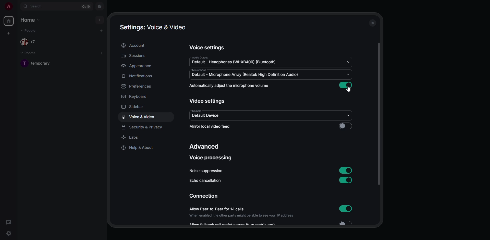 This screenshot has height=240, width=490. What do you see at coordinates (140, 86) in the screenshot?
I see `preferences` at bounding box center [140, 86].